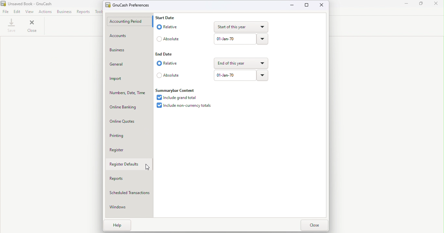  What do you see at coordinates (116, 226) in the screenshot?
I see `help` at bounding box center [116, 226].